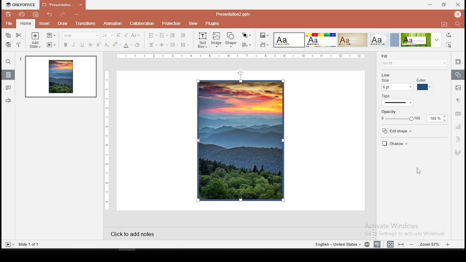 This screenshot has height=262, width=466. What do you see at coordinates (424, 84) in the screenshot?
I see `line color` at bounding box center [424, 84].